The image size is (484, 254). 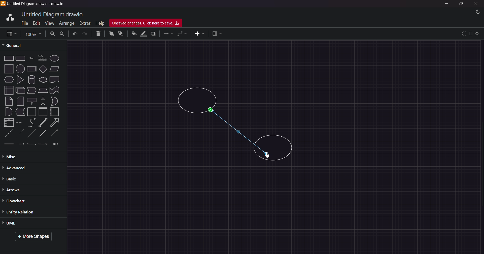 What do you see at coordinates (25, 212) in the screenshot?
I see `Entity Relation` at bounding box center [25, 212].